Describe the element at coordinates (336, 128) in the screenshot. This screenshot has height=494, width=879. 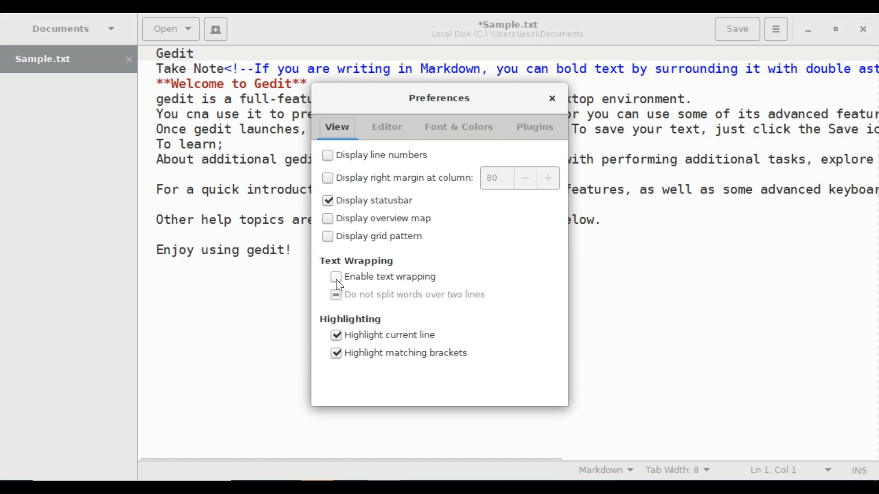
I see `View` at that location.